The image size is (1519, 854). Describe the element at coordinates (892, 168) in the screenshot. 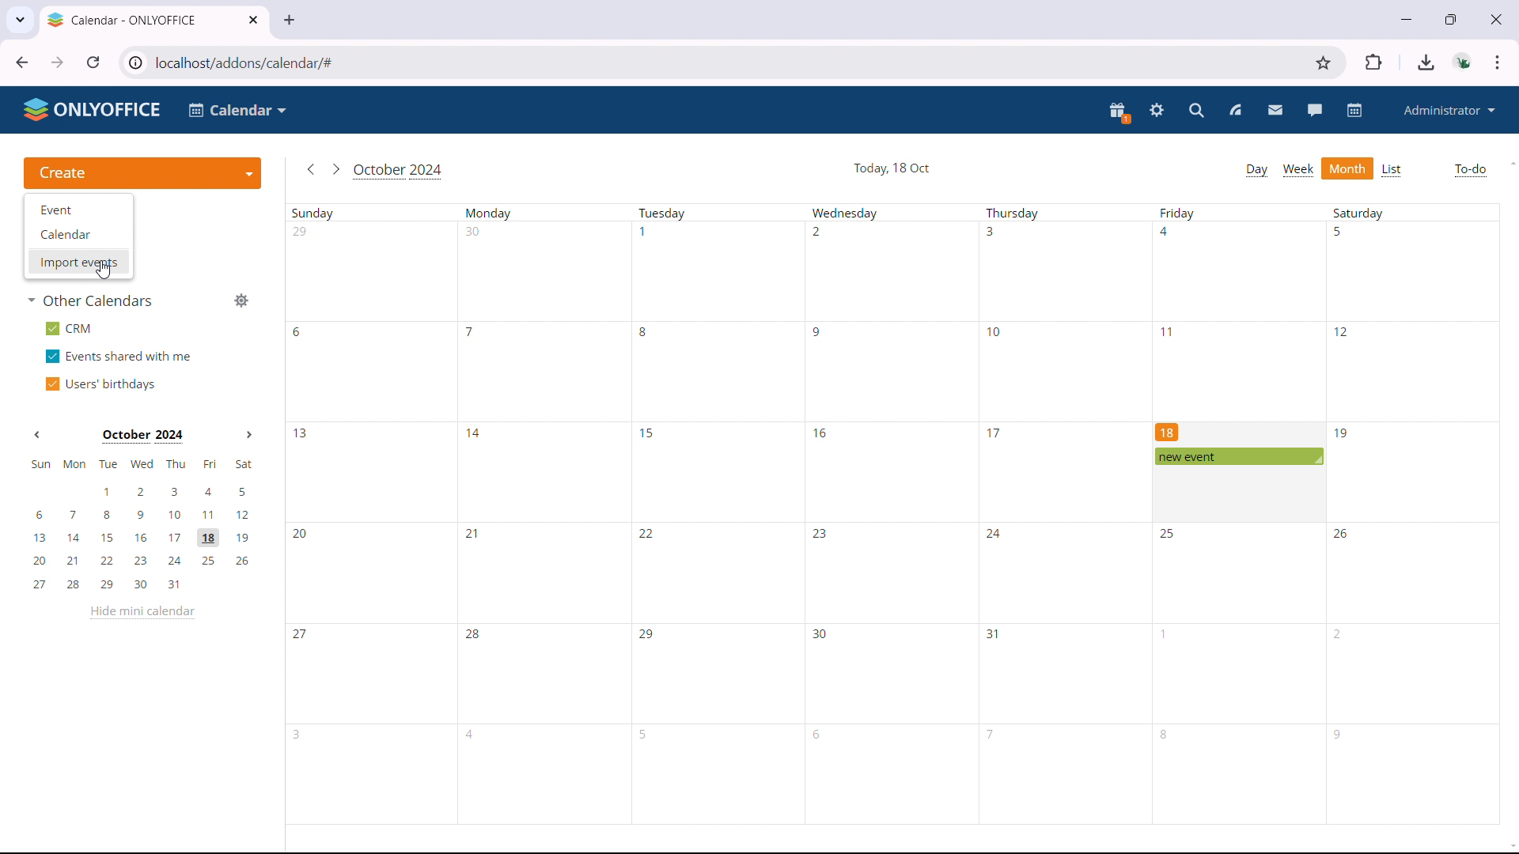

I see `Today, 18 Oct` at that location.